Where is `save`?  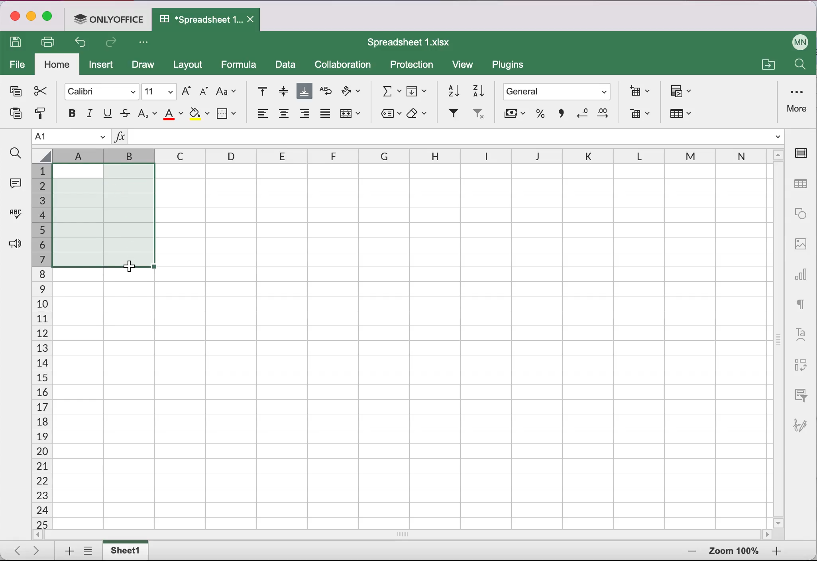 save is located at coordinates (18, 43).